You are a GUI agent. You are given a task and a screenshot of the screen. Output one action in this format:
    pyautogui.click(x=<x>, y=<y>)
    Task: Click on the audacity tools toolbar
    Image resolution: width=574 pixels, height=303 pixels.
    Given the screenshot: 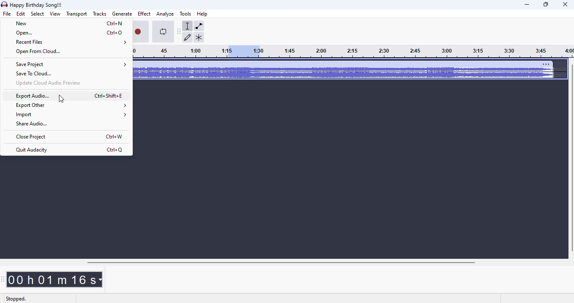 What is the action you would take?
    pyautogui.click(x=179, y=32)
    